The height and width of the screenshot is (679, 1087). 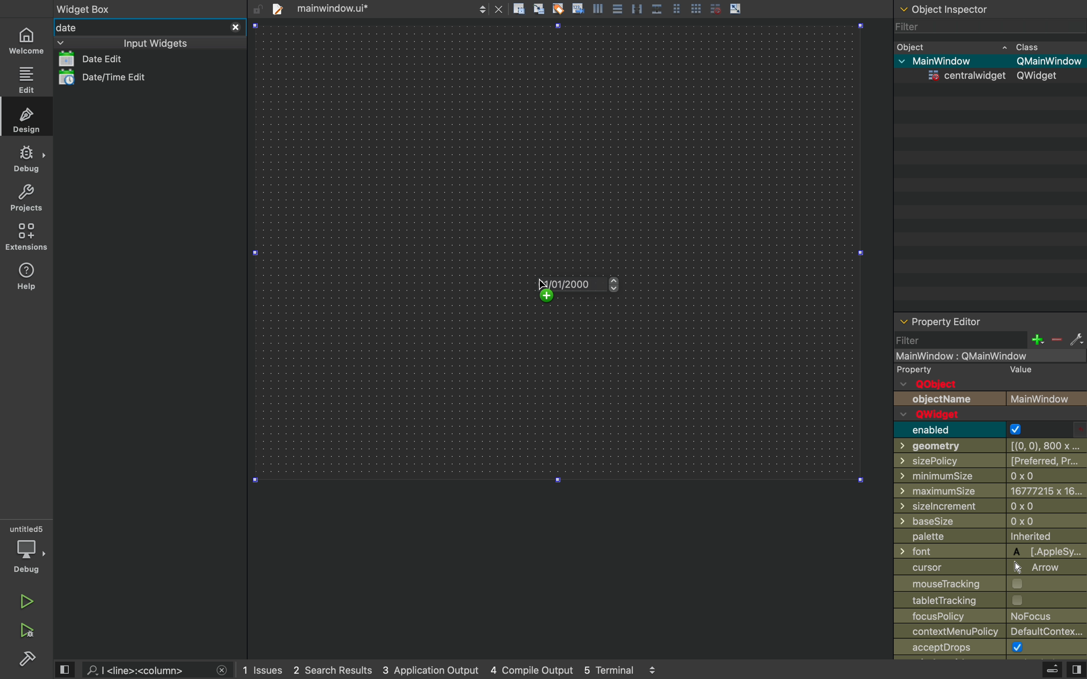 I want to click on distribute vertically, so click(x=657, y=8).